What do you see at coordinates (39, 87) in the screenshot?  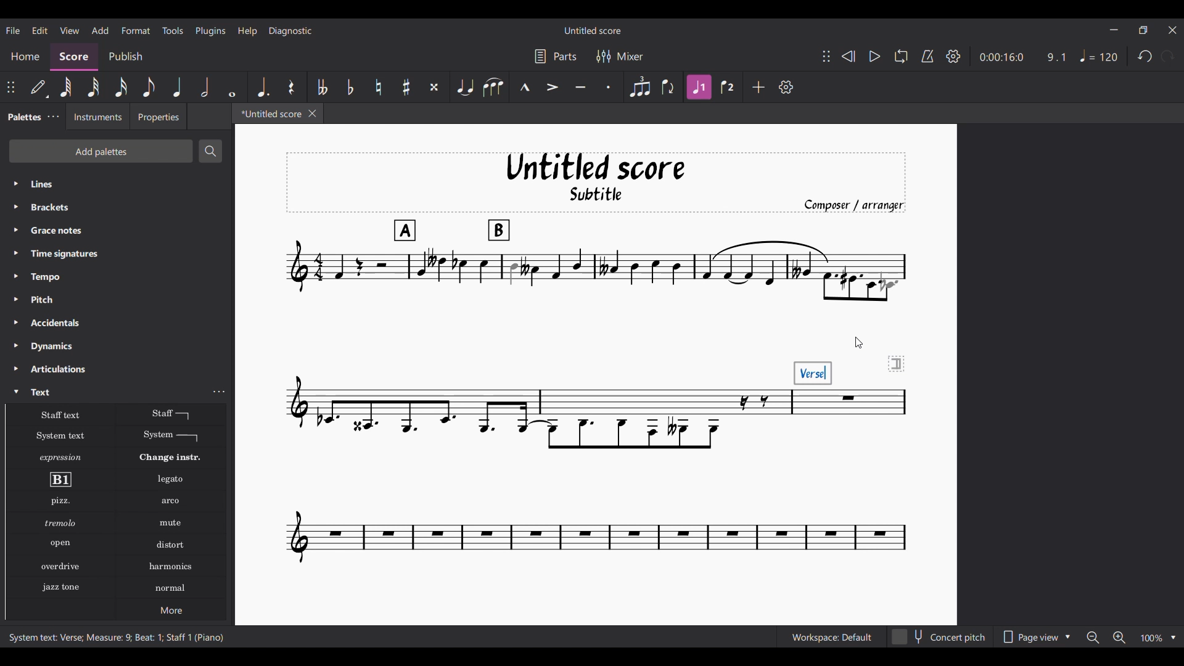 I see `Default` at bounding box center [39, 87].